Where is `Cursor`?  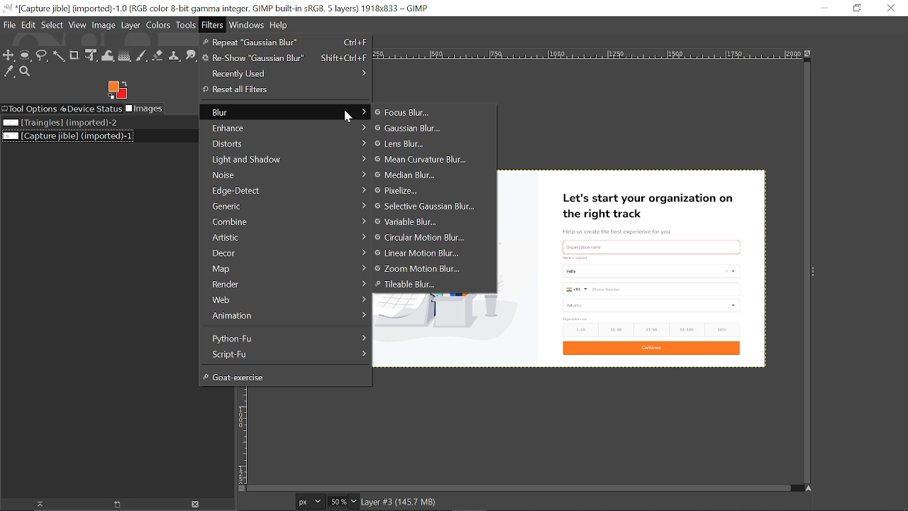
Cursor is located at coordinates (349, 116).